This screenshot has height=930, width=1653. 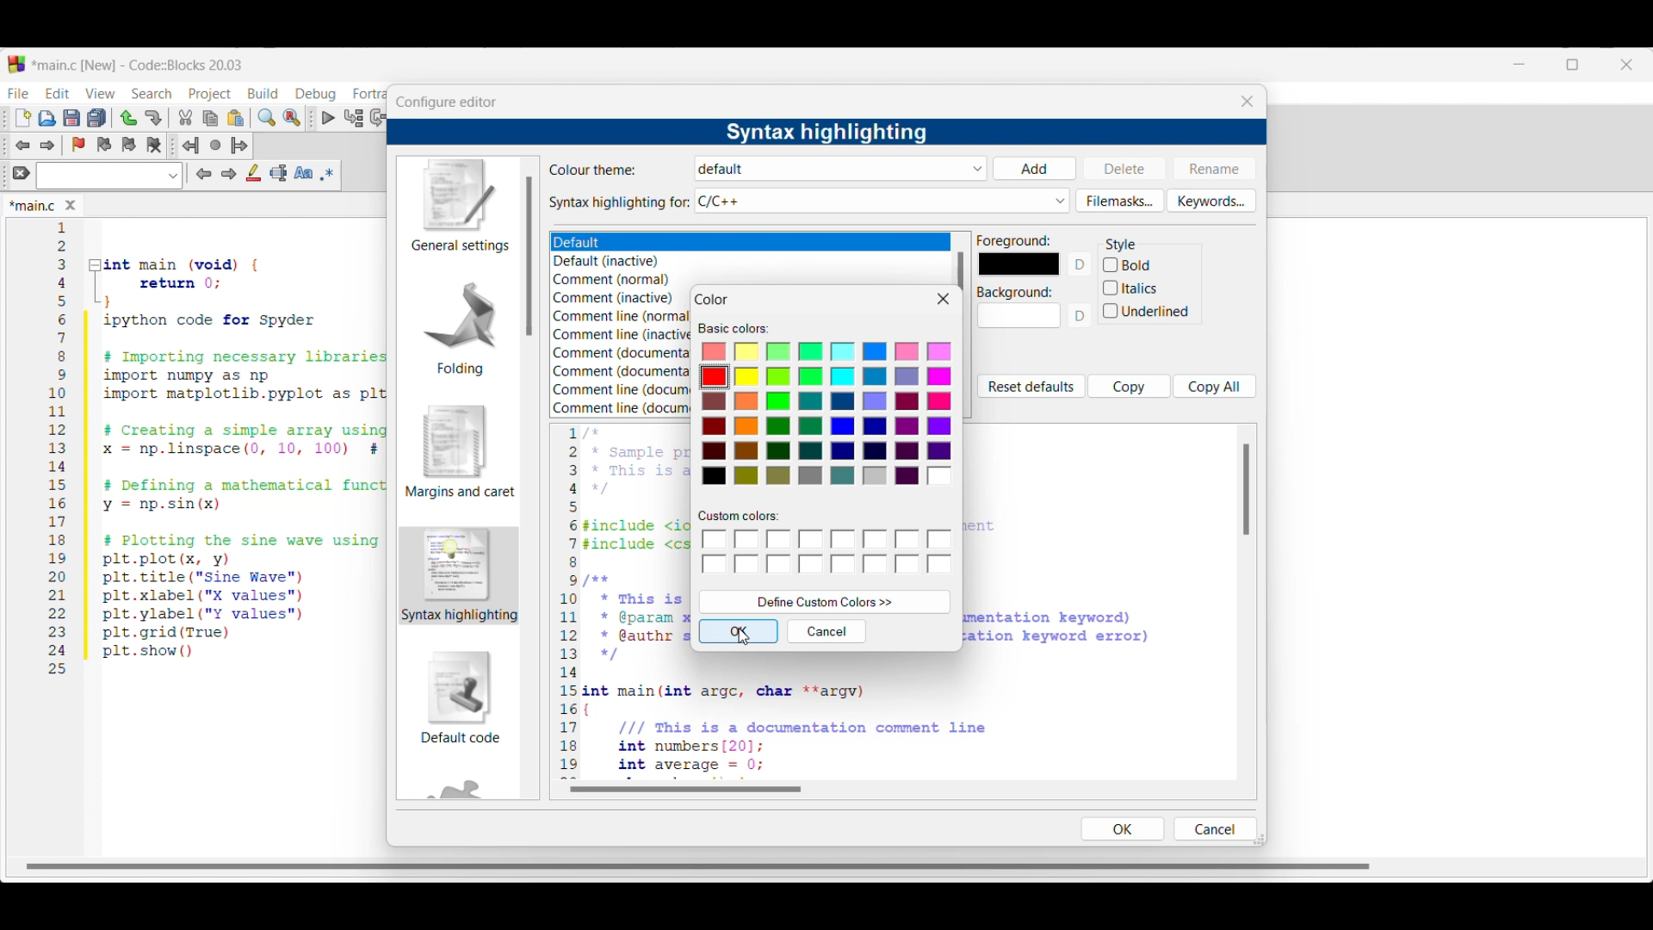 I want to click on Use regex, so click(x=327, y=174).